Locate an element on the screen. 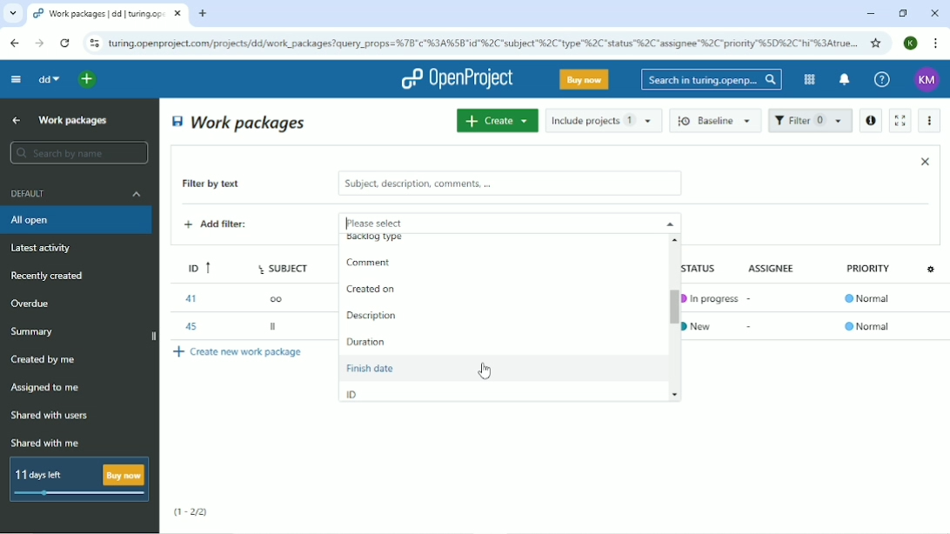 This screenshot has width=950, height=534. Description is located at coordinates (371, 314).